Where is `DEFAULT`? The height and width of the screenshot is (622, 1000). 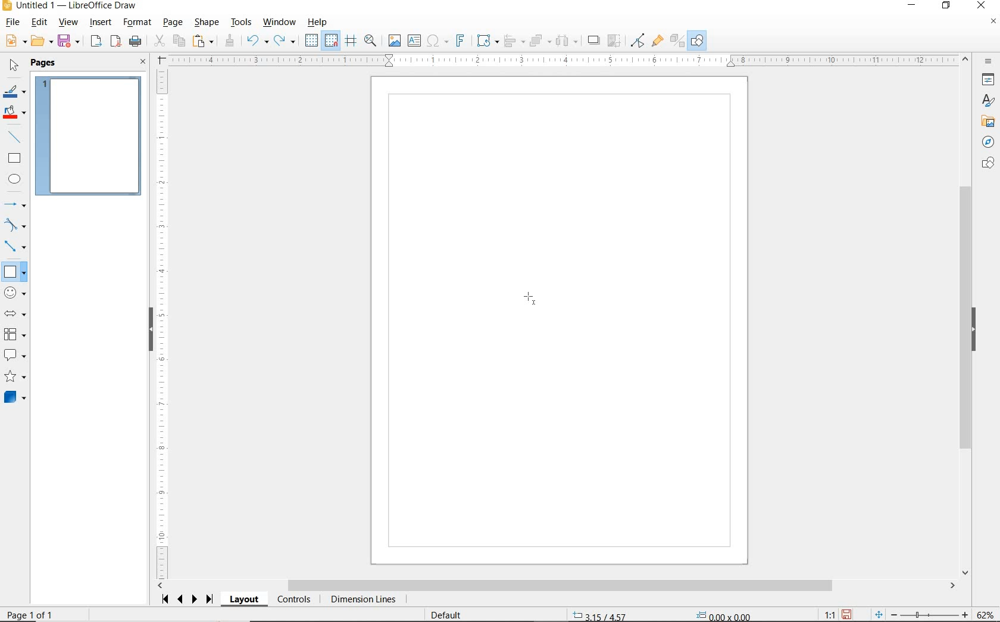 DEFAULT is located at coordinates (450, 615).